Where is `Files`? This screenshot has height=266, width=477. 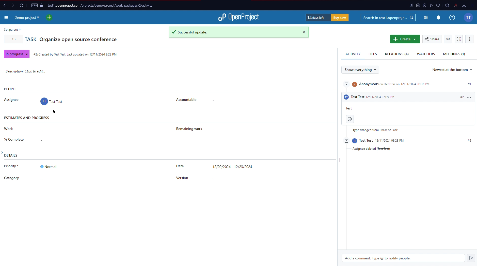 Files is located at coordinates (373, 54).